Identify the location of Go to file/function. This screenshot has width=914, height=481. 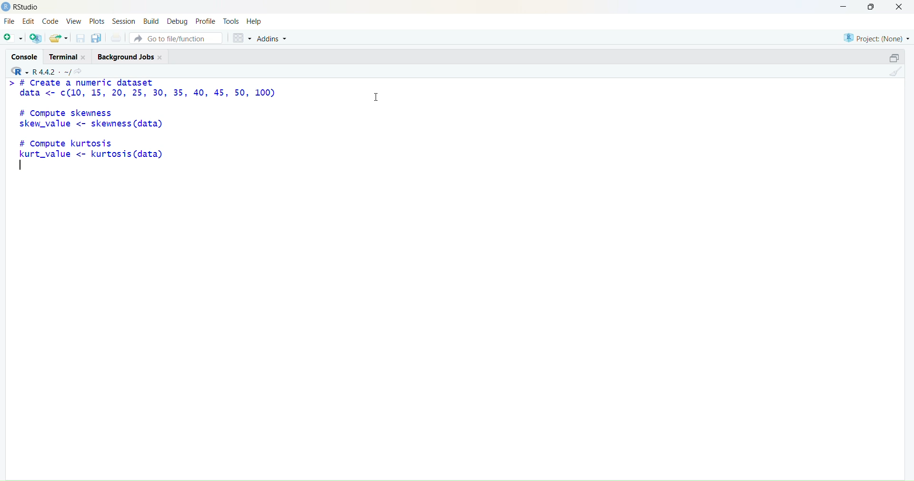
(177, 38).